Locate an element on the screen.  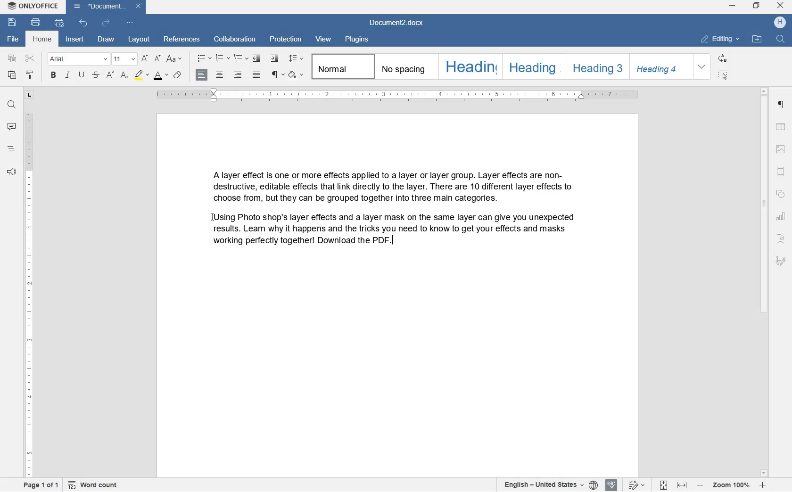
PARAGRAPH SETTINGS is located at coordinates (782, 106).